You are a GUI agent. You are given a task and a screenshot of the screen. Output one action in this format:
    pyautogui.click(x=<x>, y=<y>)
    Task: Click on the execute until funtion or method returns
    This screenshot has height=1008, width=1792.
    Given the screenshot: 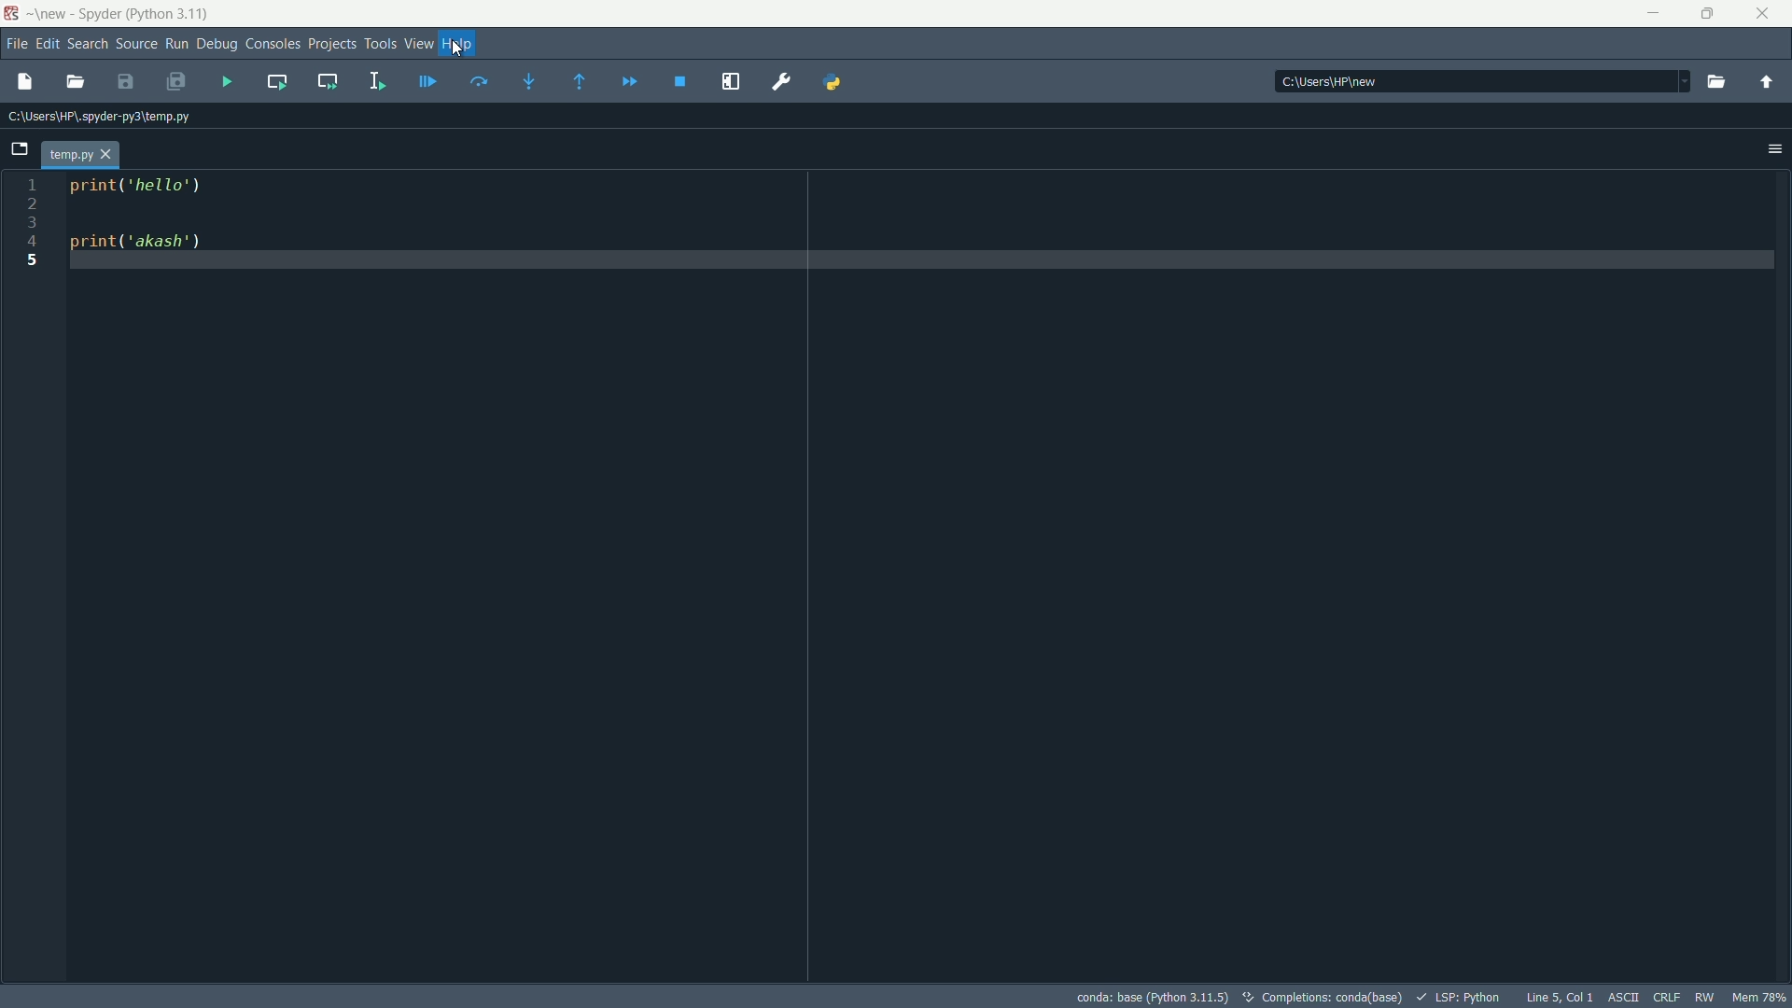 What is the action you would take?
    pyautogui.click(x=579, y=81)
    